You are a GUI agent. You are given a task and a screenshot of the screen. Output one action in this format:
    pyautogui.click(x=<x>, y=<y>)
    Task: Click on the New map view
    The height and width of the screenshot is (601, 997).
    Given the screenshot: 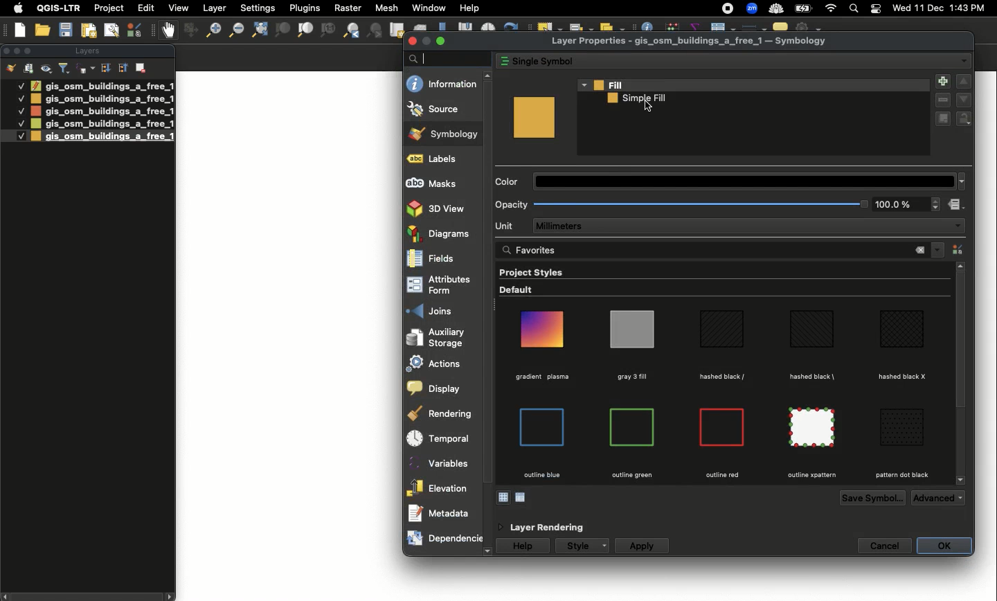 What is the action you would take?
    pyautogui.click(x=396, y=30)
    